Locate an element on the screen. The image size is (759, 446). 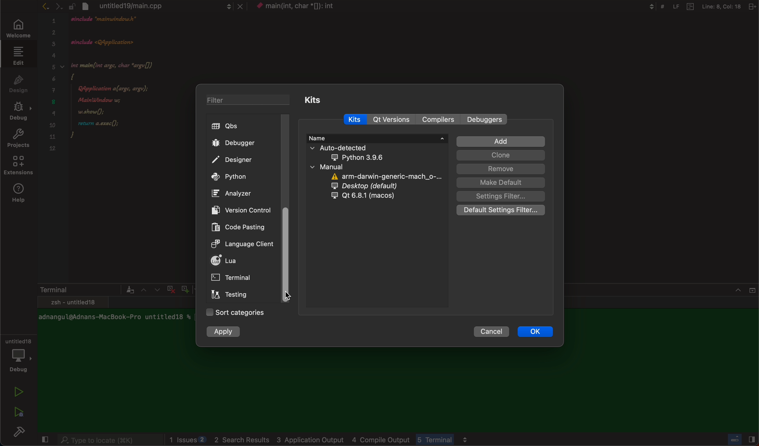
arrows is located at coordinates (52, 6).